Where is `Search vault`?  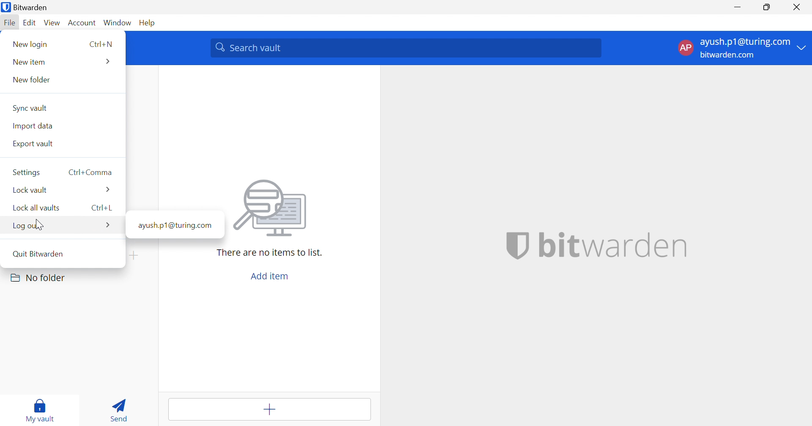
Search vault is located at coordinates (405, 48).